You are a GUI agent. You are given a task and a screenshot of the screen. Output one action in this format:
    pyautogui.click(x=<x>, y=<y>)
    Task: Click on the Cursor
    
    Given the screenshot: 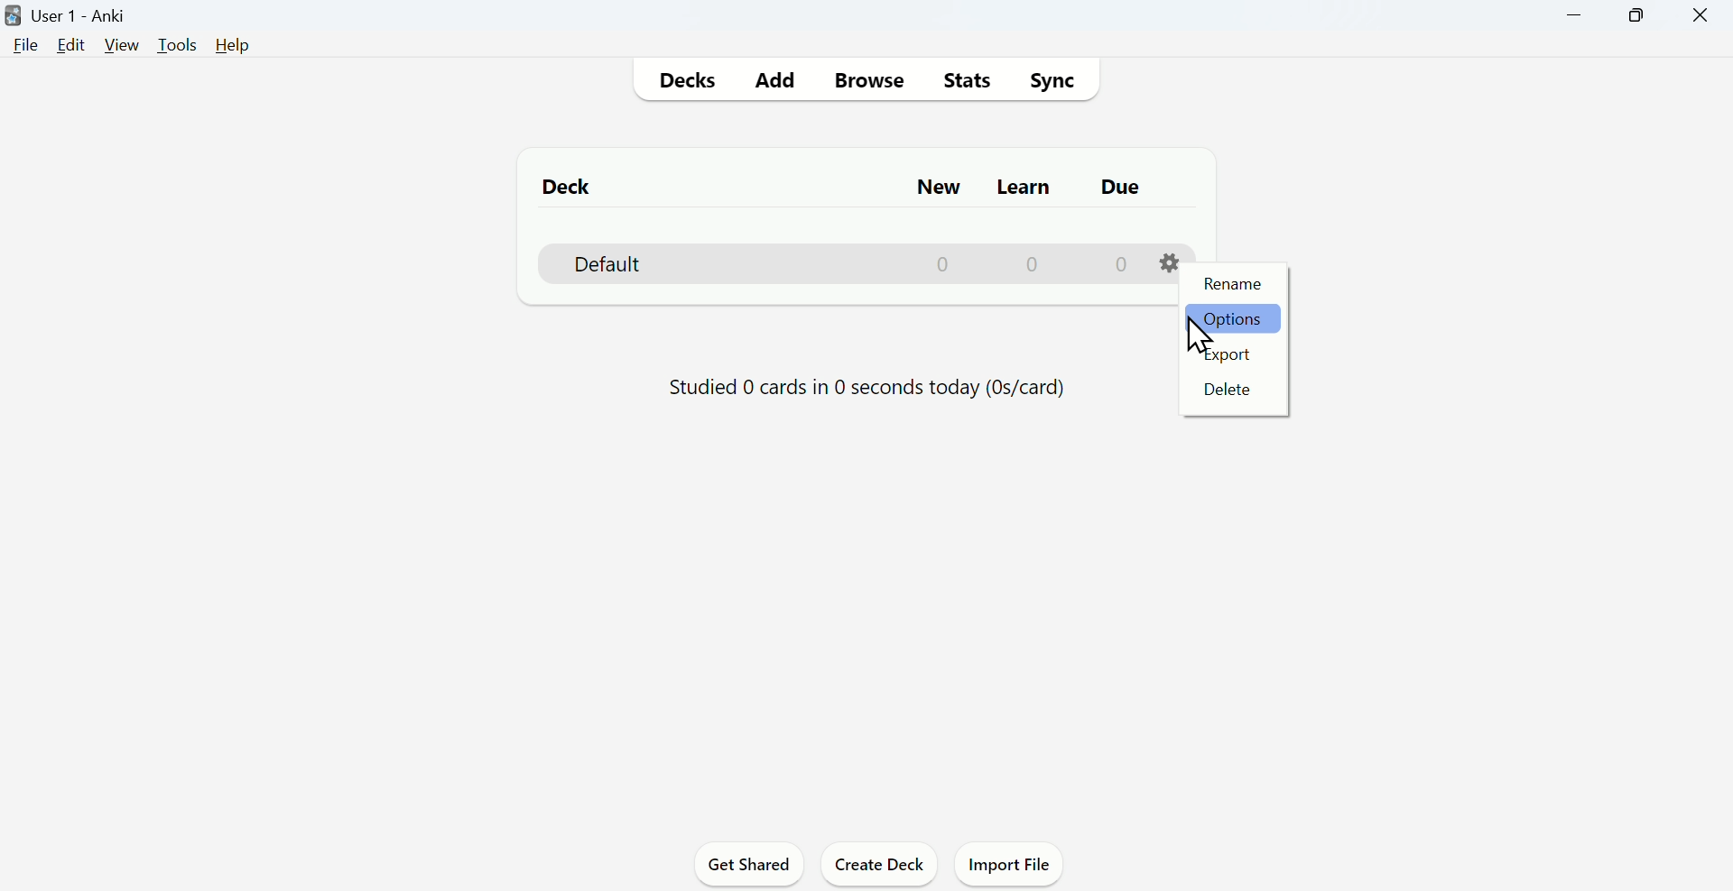 What is the action you would take?
    pyautogui.click(x=1195, y=335)
    